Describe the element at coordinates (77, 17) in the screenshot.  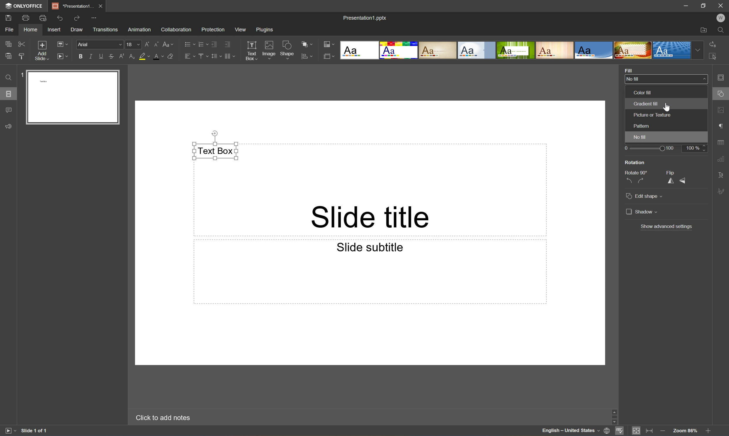
I see `Redo` at that location.